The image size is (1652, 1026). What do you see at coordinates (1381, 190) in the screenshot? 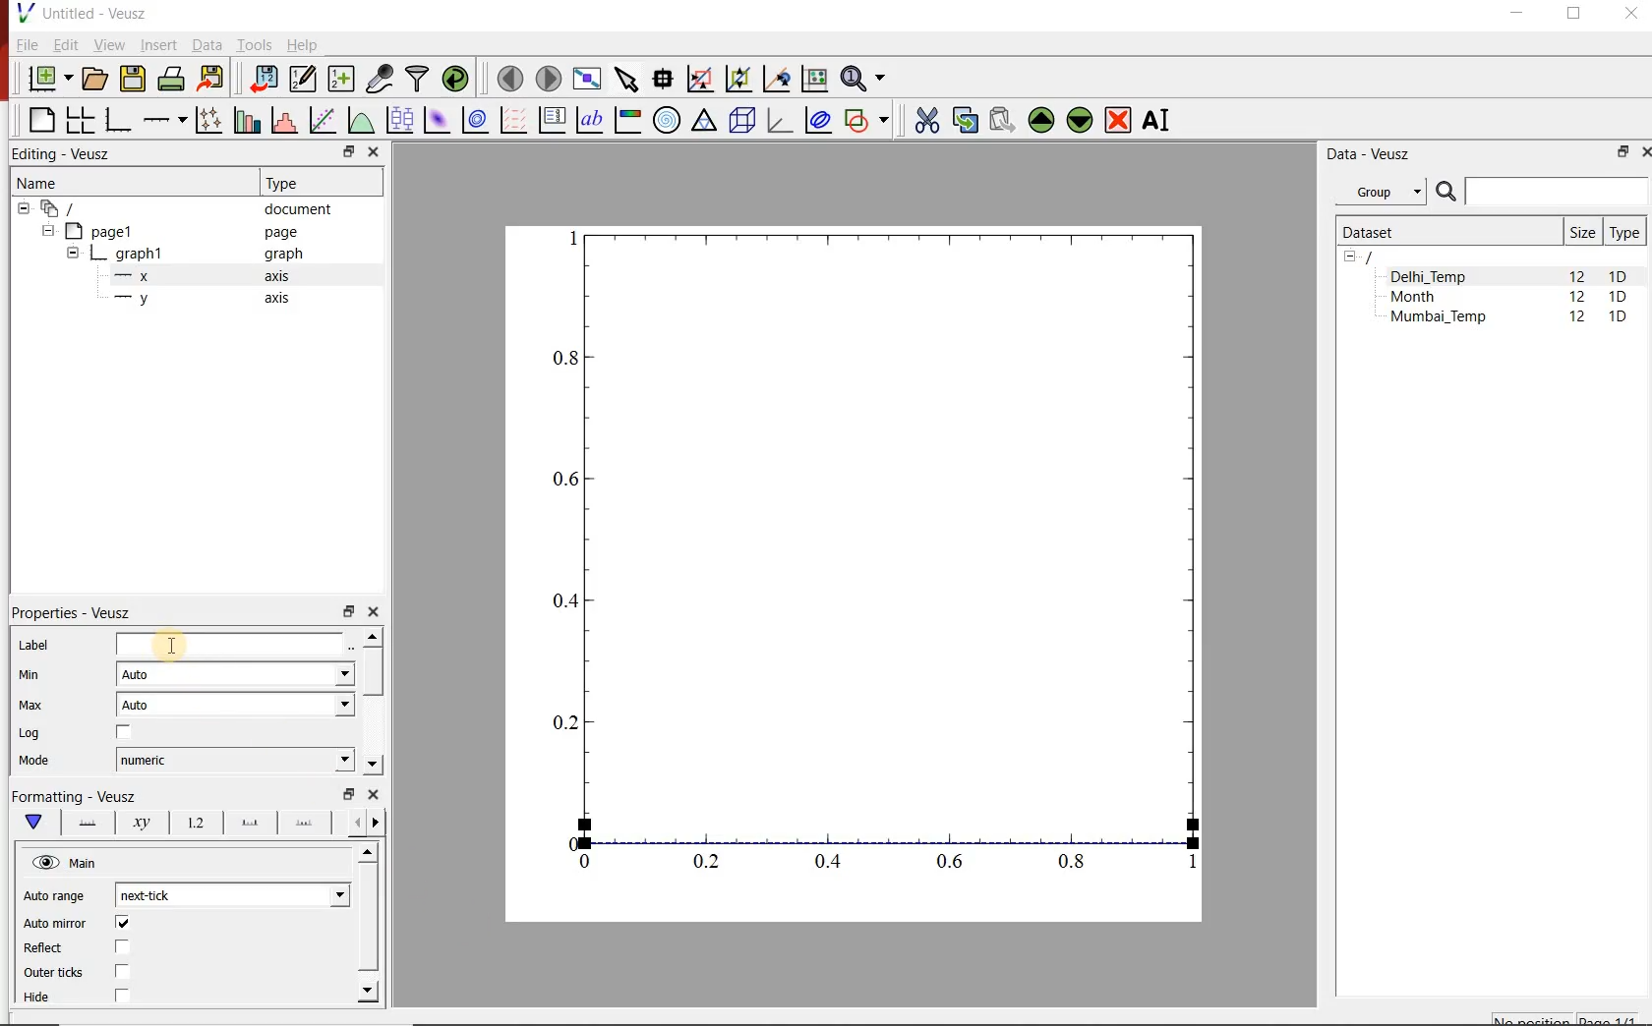
I see `Group` at bounding box center [1381, 190].